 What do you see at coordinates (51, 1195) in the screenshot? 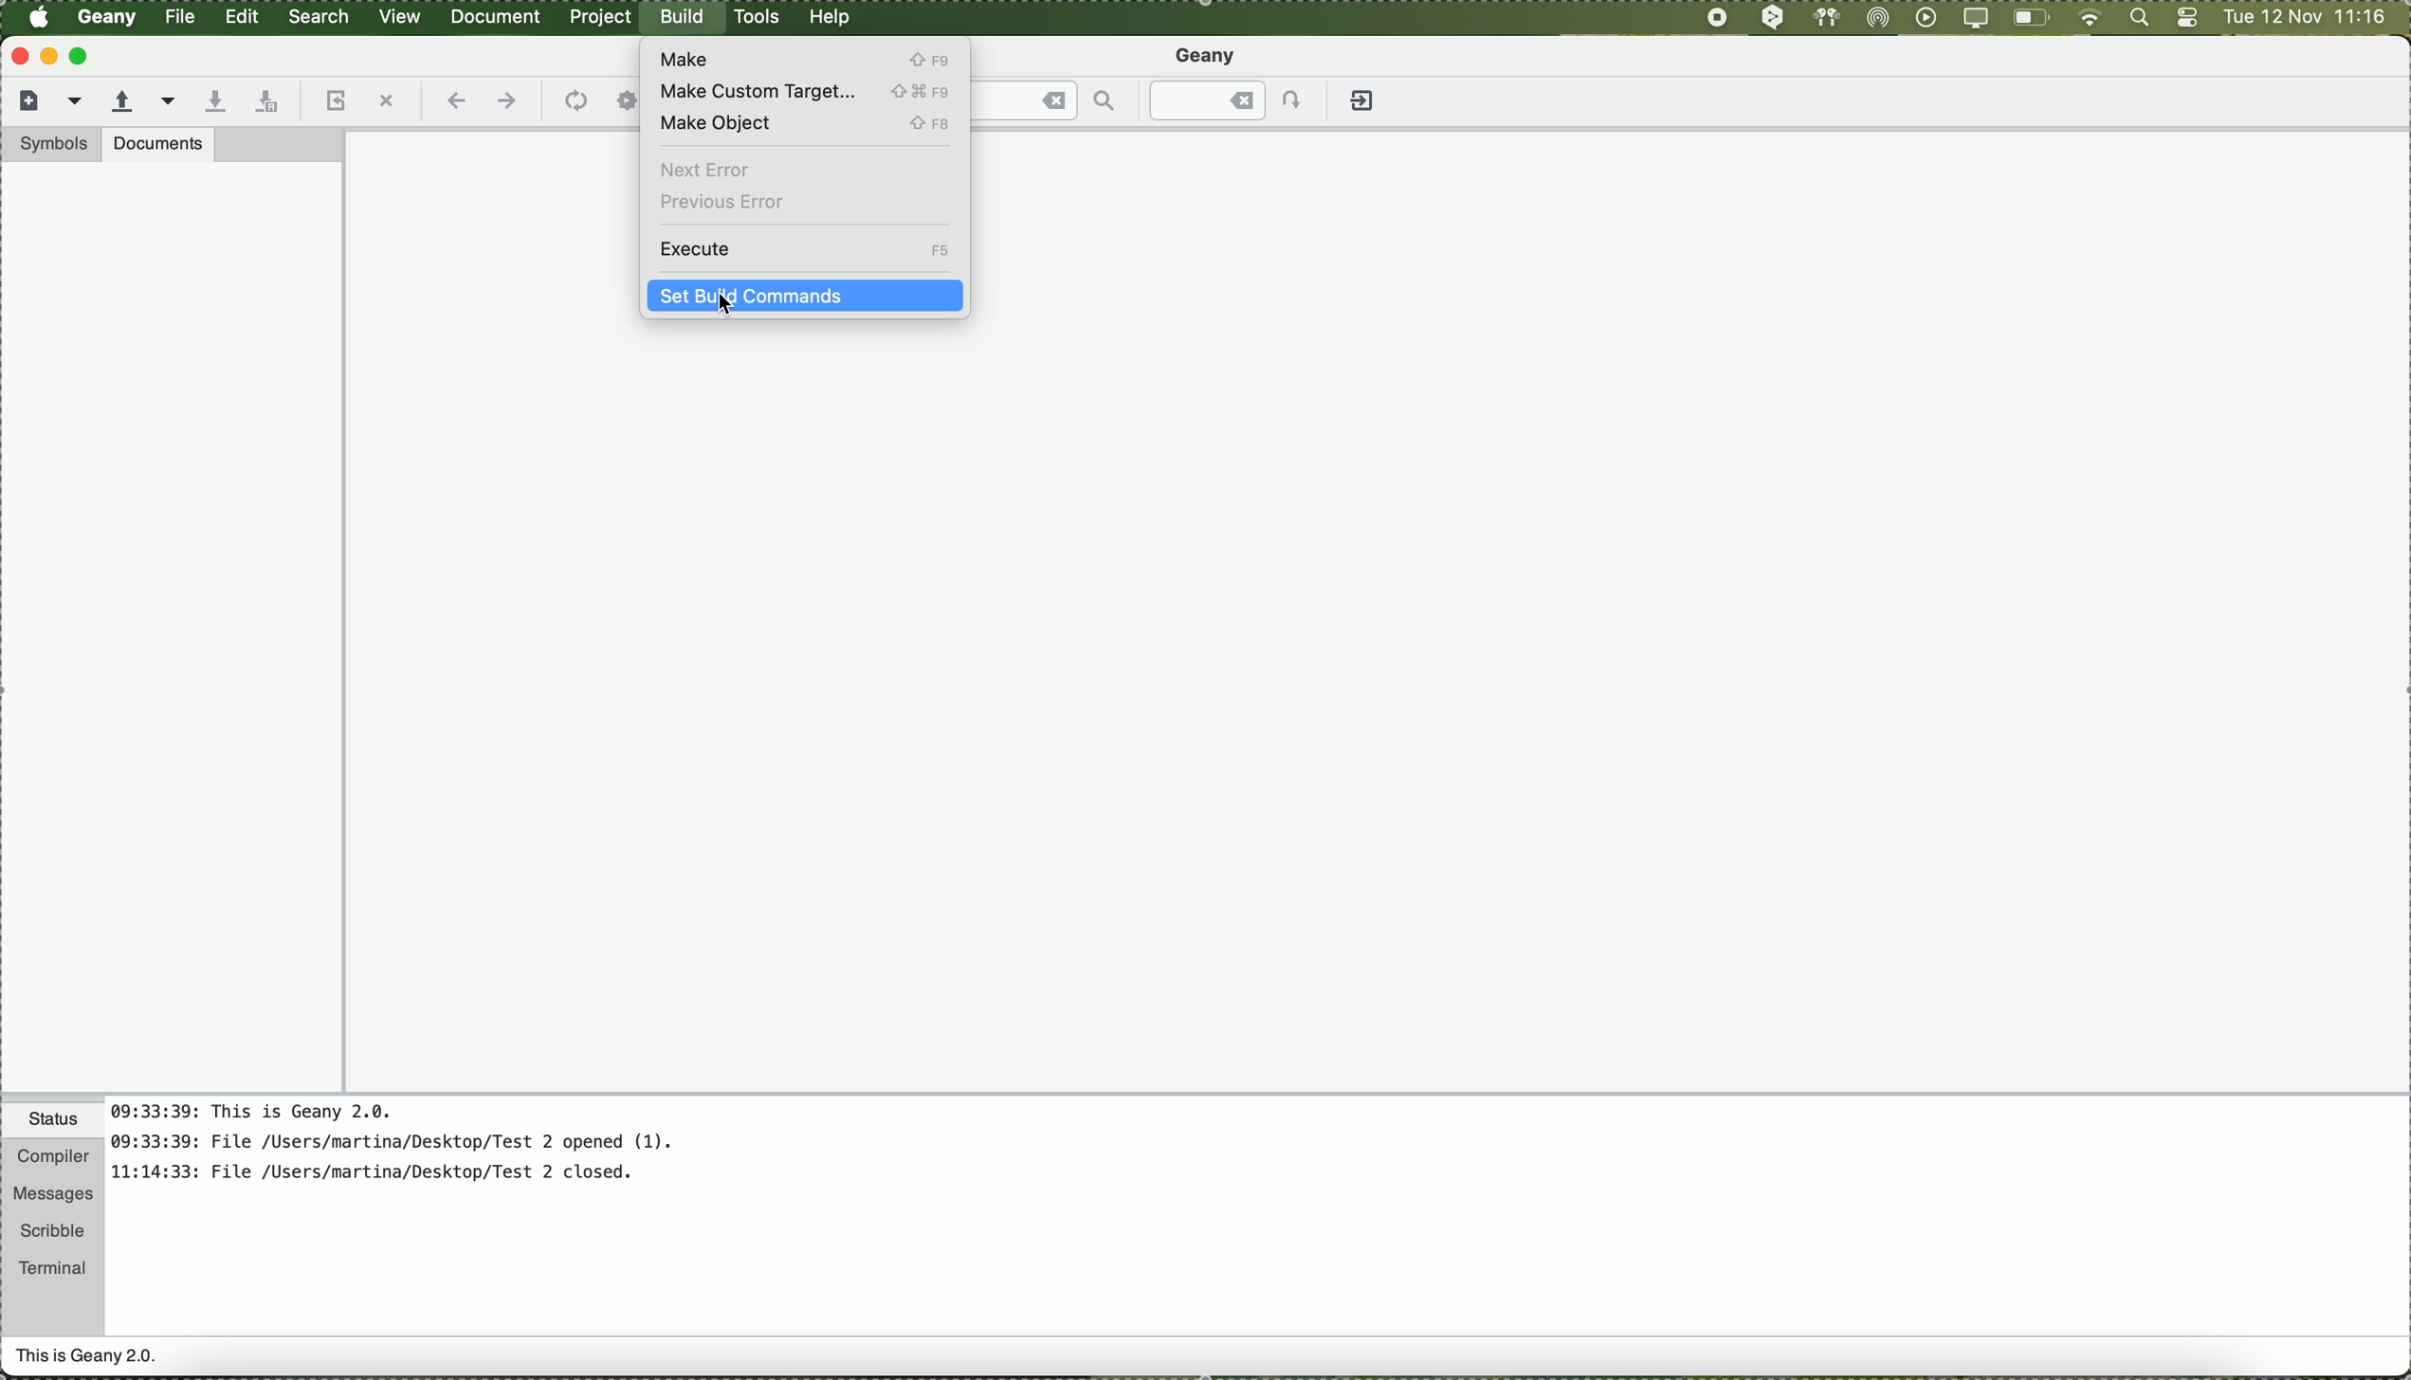
I see `messages` at bounding box center [51, 1195].